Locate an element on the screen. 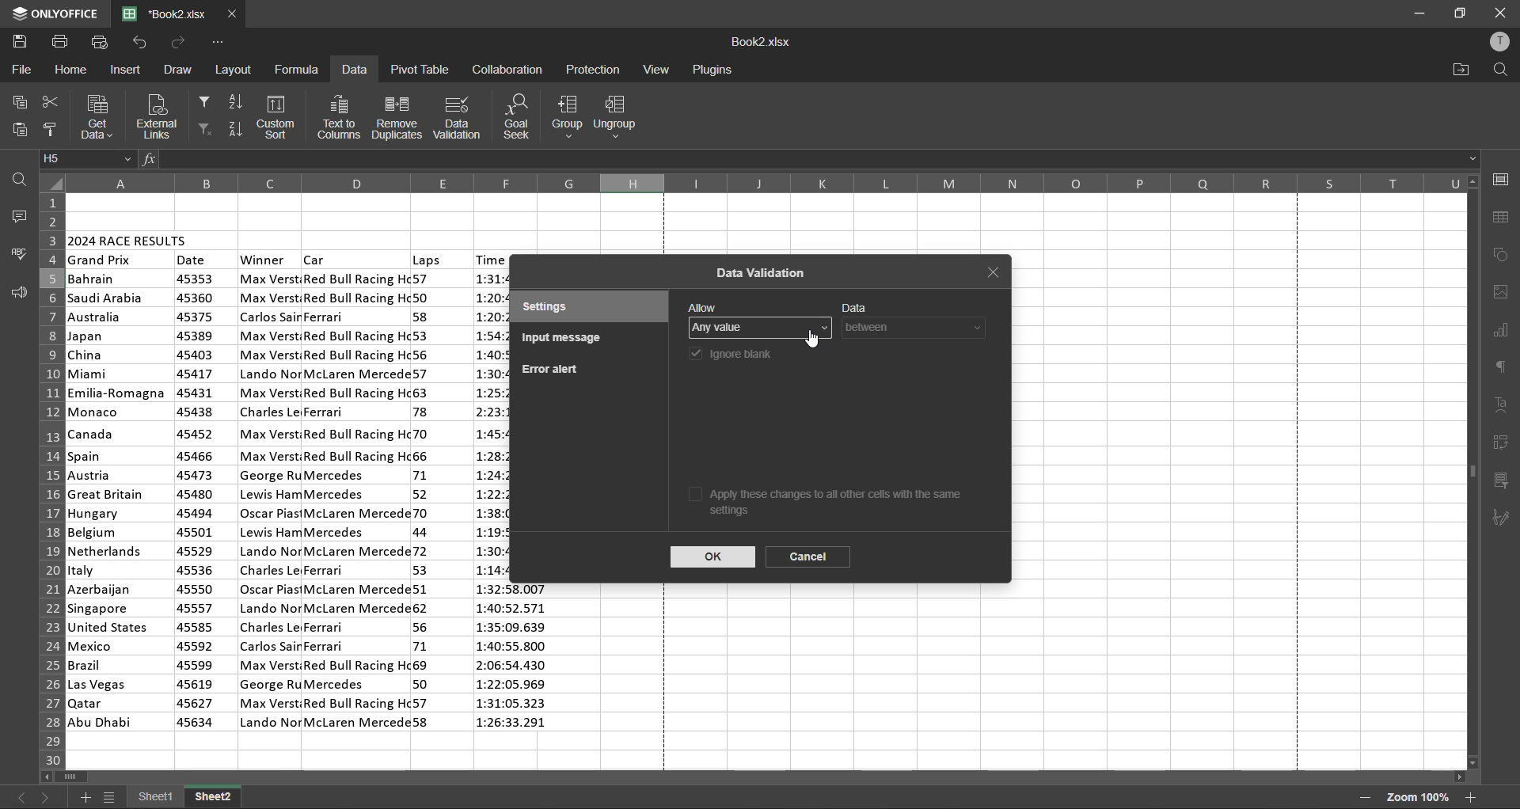  allow is located at coordinates (703, 306).